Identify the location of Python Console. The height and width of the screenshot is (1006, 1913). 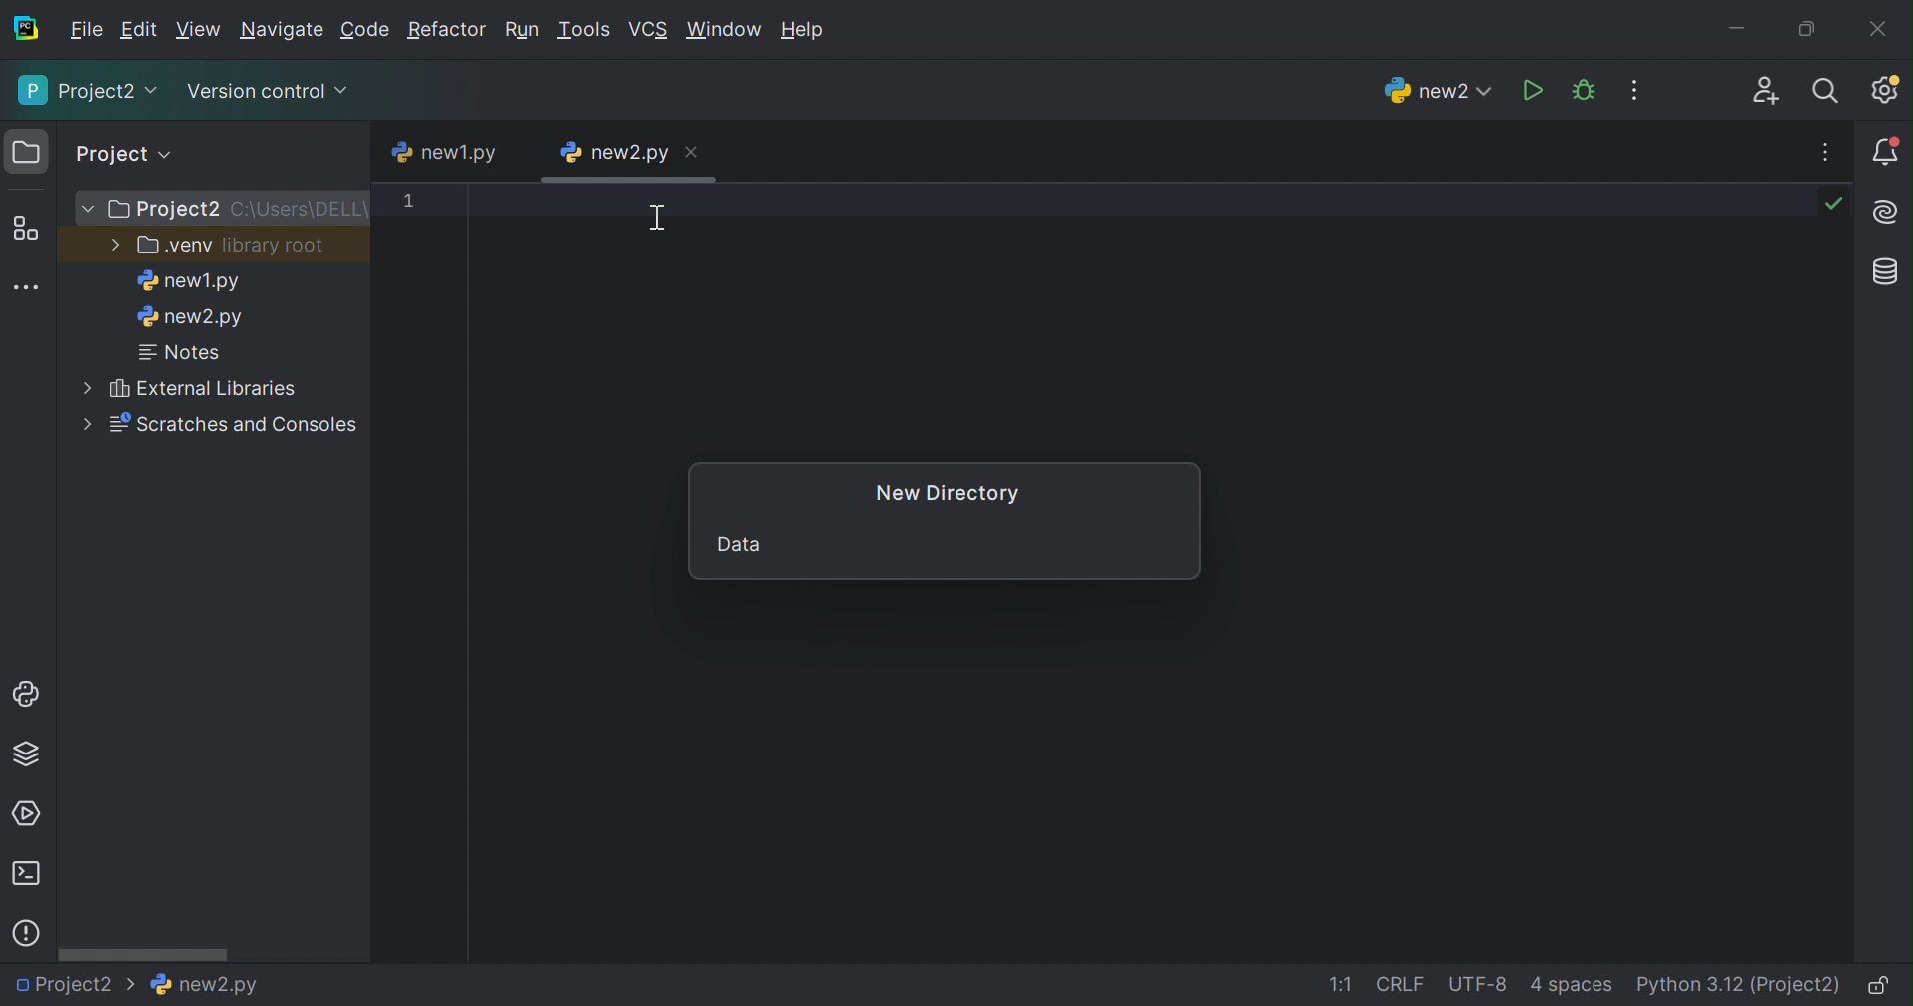
(25, 693).